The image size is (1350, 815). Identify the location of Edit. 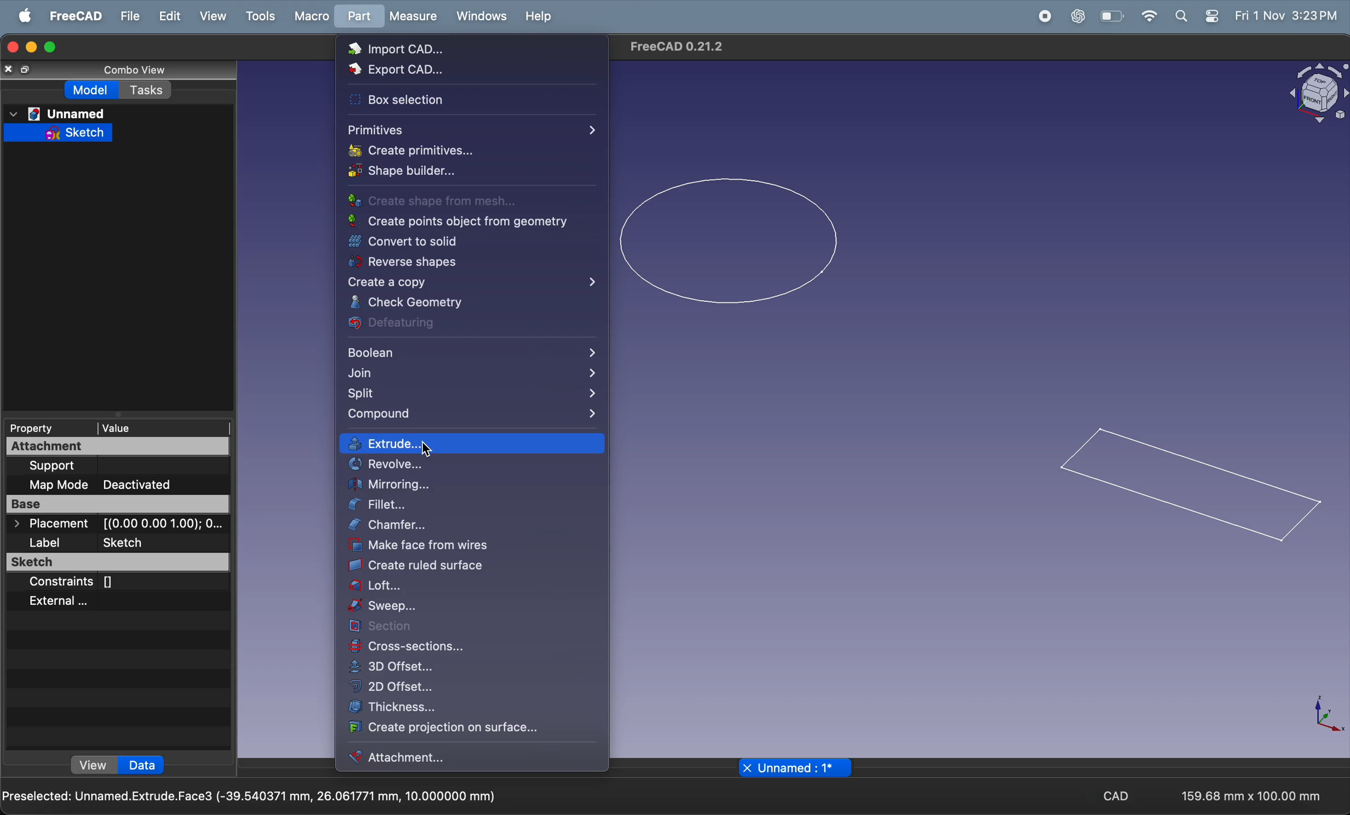
(170, 16).